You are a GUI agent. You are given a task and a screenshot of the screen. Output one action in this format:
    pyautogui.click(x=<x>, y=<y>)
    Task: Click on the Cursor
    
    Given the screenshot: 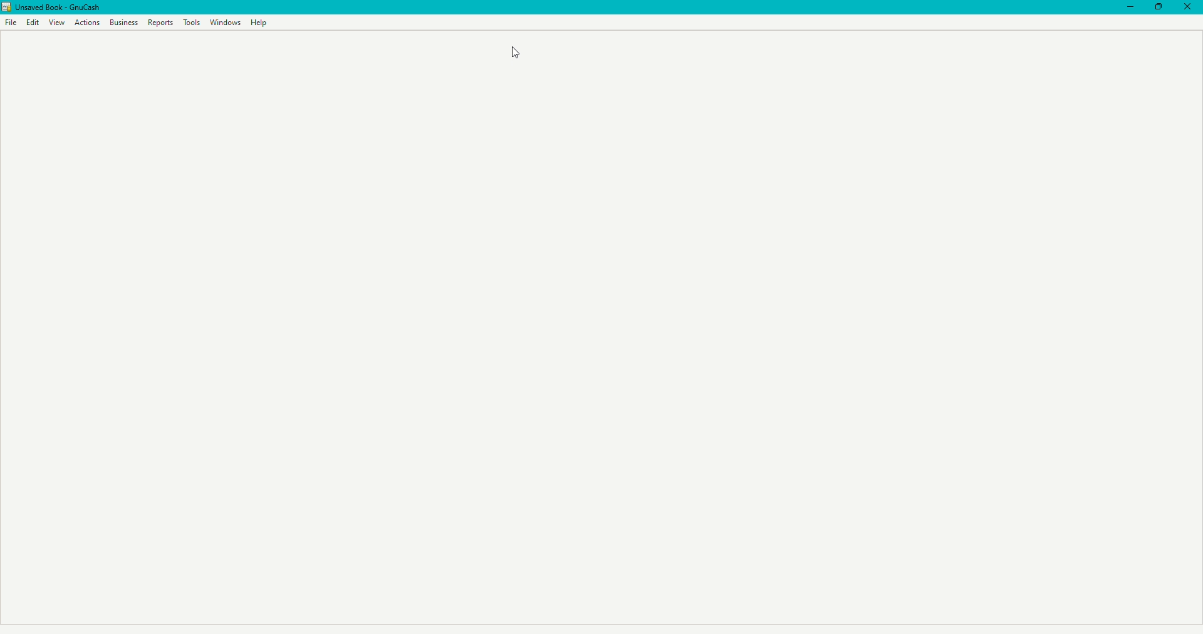 What is the action you would take?
    pyautogui.click(x=518, y=50)
    